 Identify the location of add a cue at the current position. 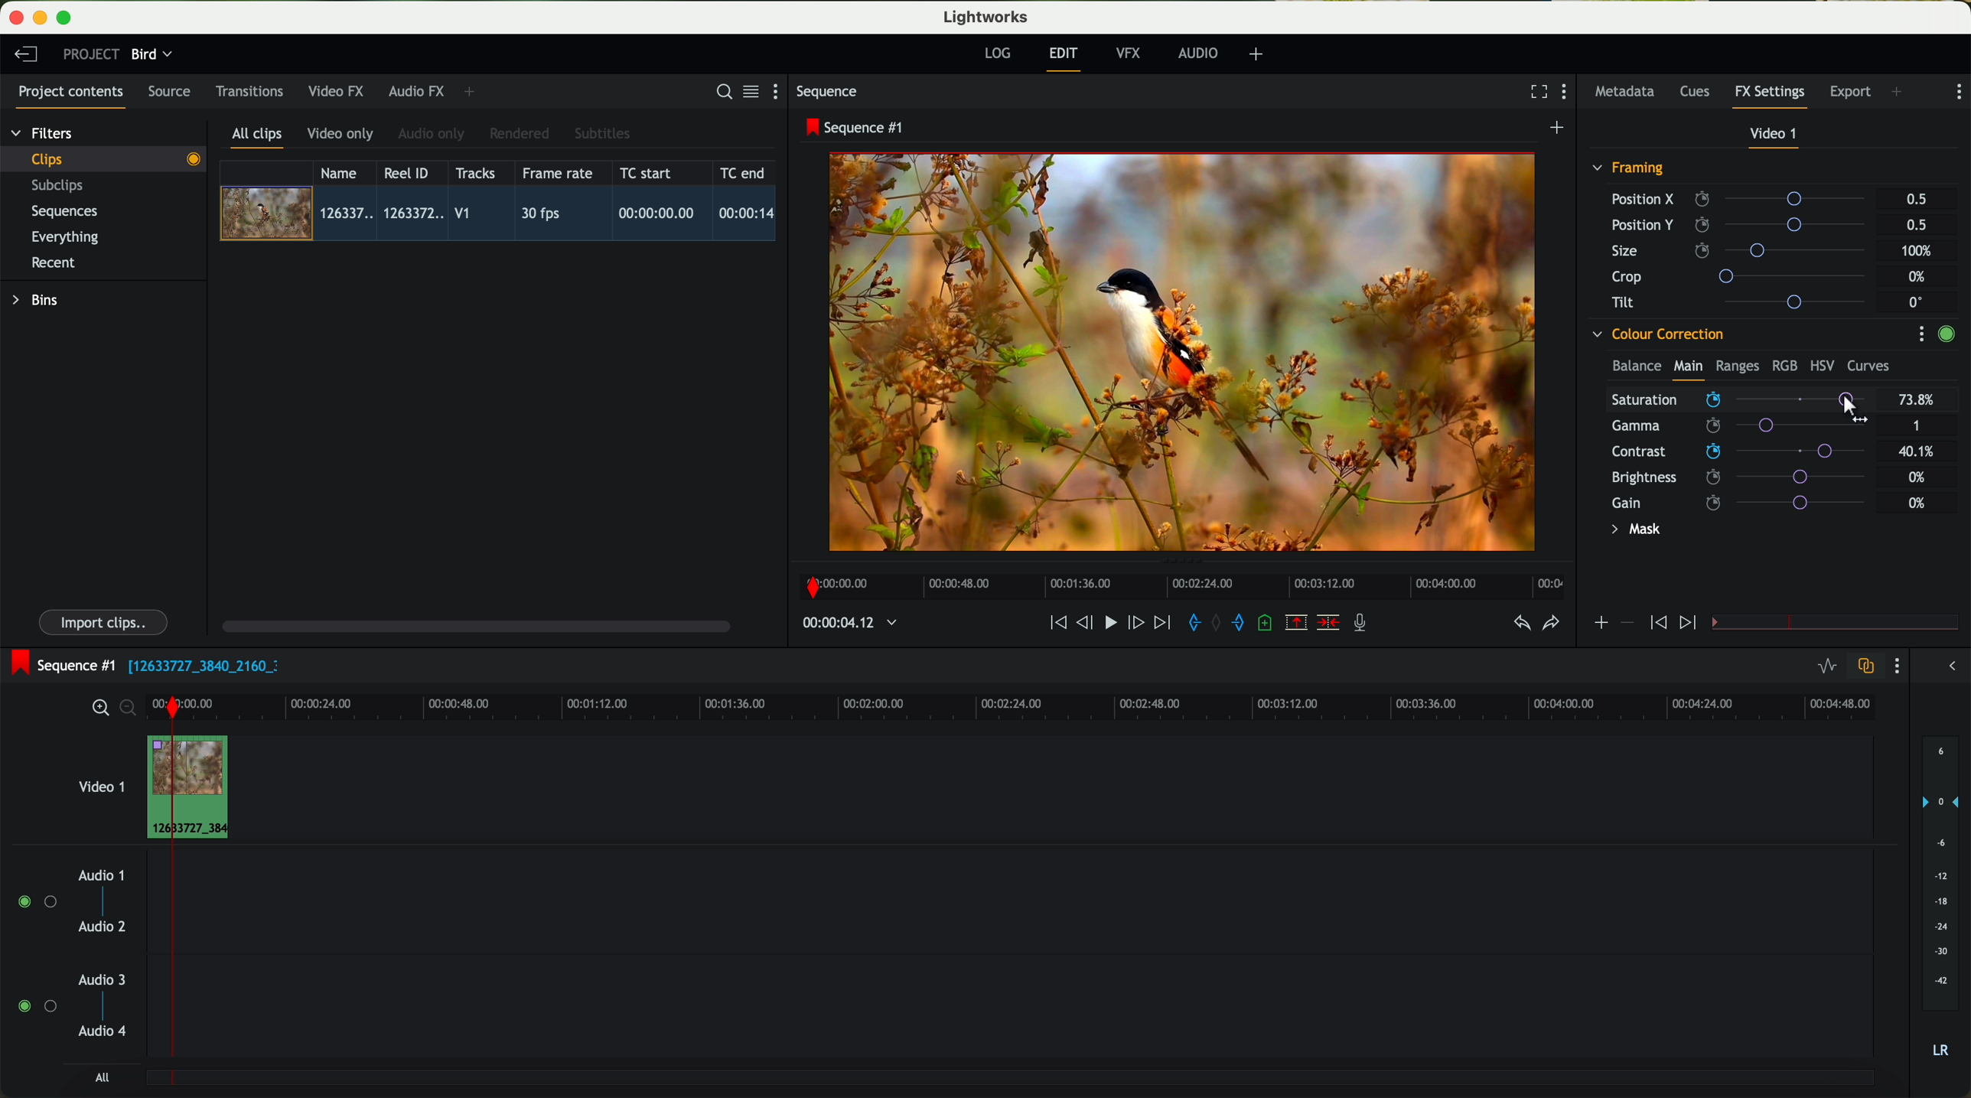
(1267, 624).